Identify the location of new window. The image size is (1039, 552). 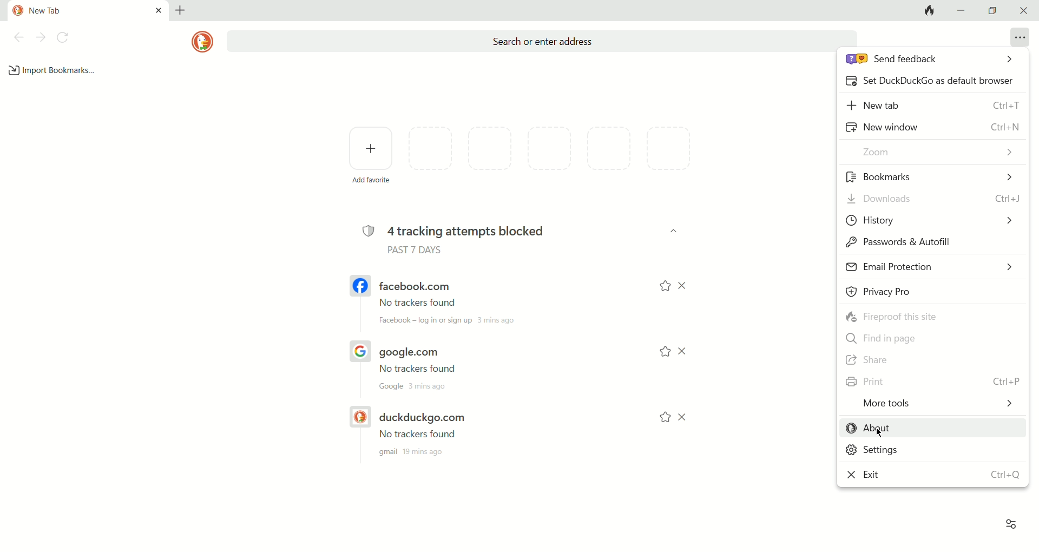
(931, 127).